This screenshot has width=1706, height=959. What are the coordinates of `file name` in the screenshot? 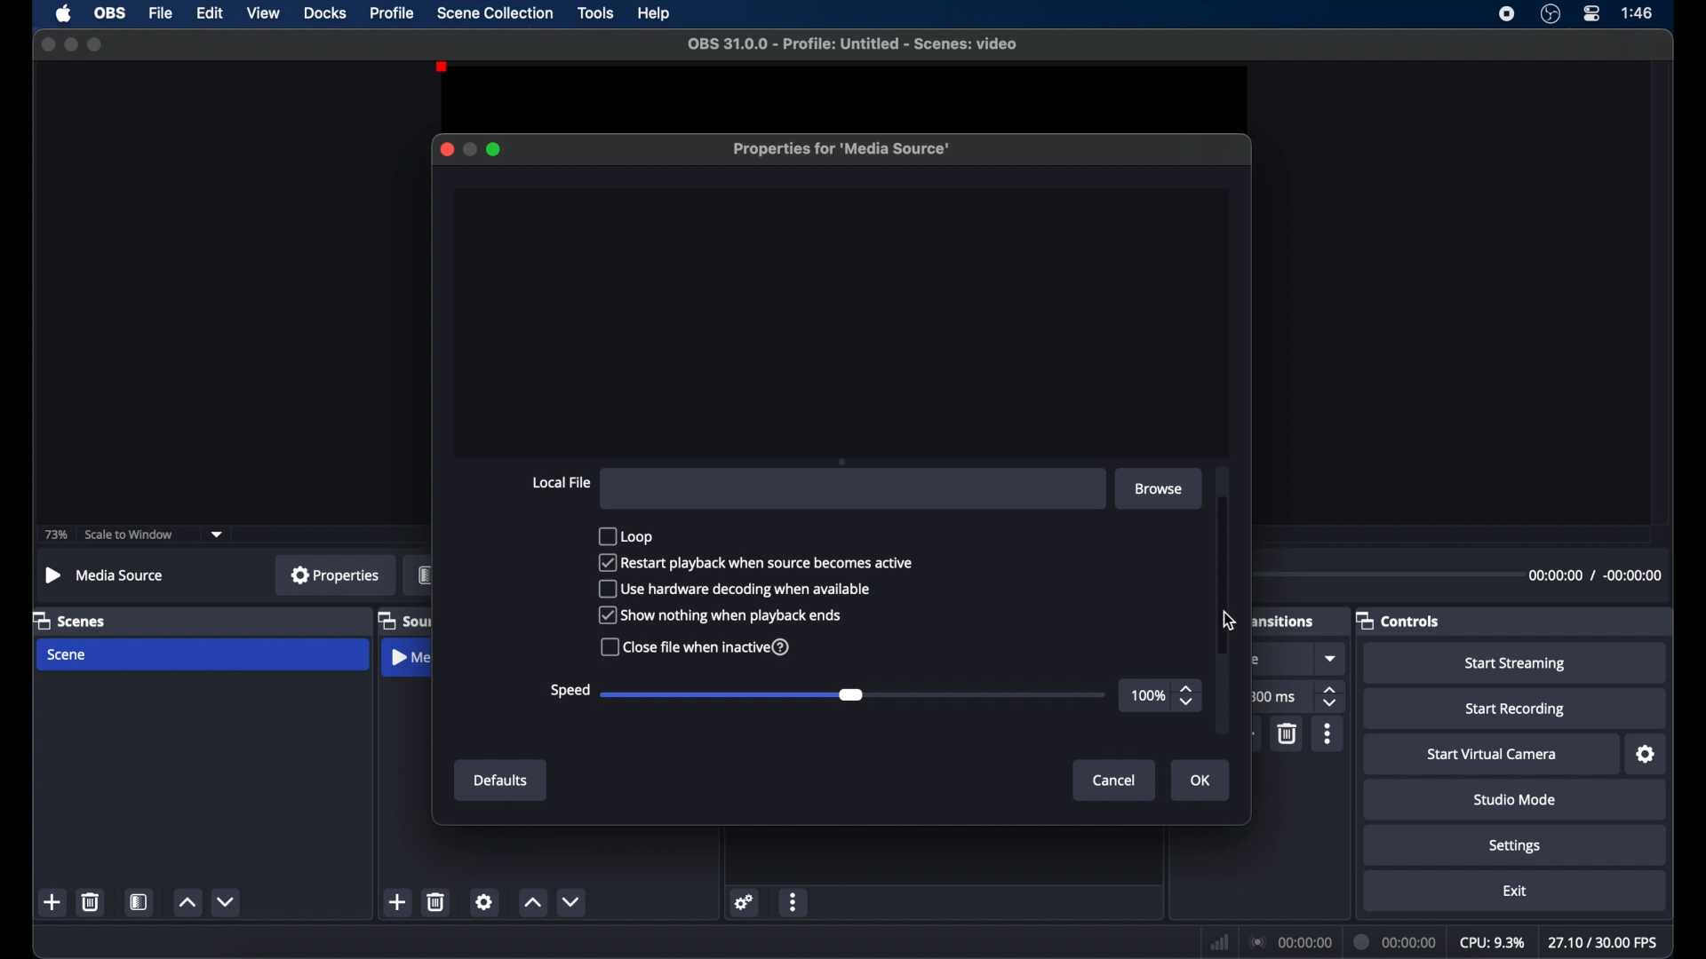 It's located at (857, 44).